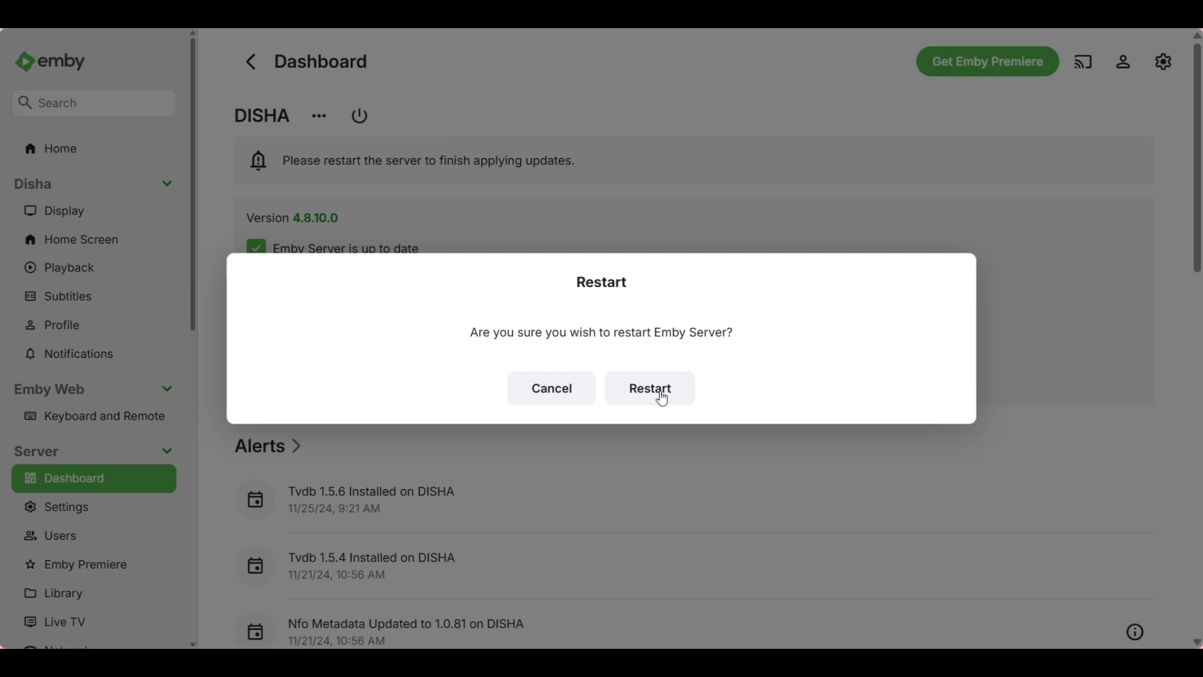  What do you see at coordinates (318, 117) in the screenshot?
I see `Change server display name/View info` at bounding box center [318, 117].